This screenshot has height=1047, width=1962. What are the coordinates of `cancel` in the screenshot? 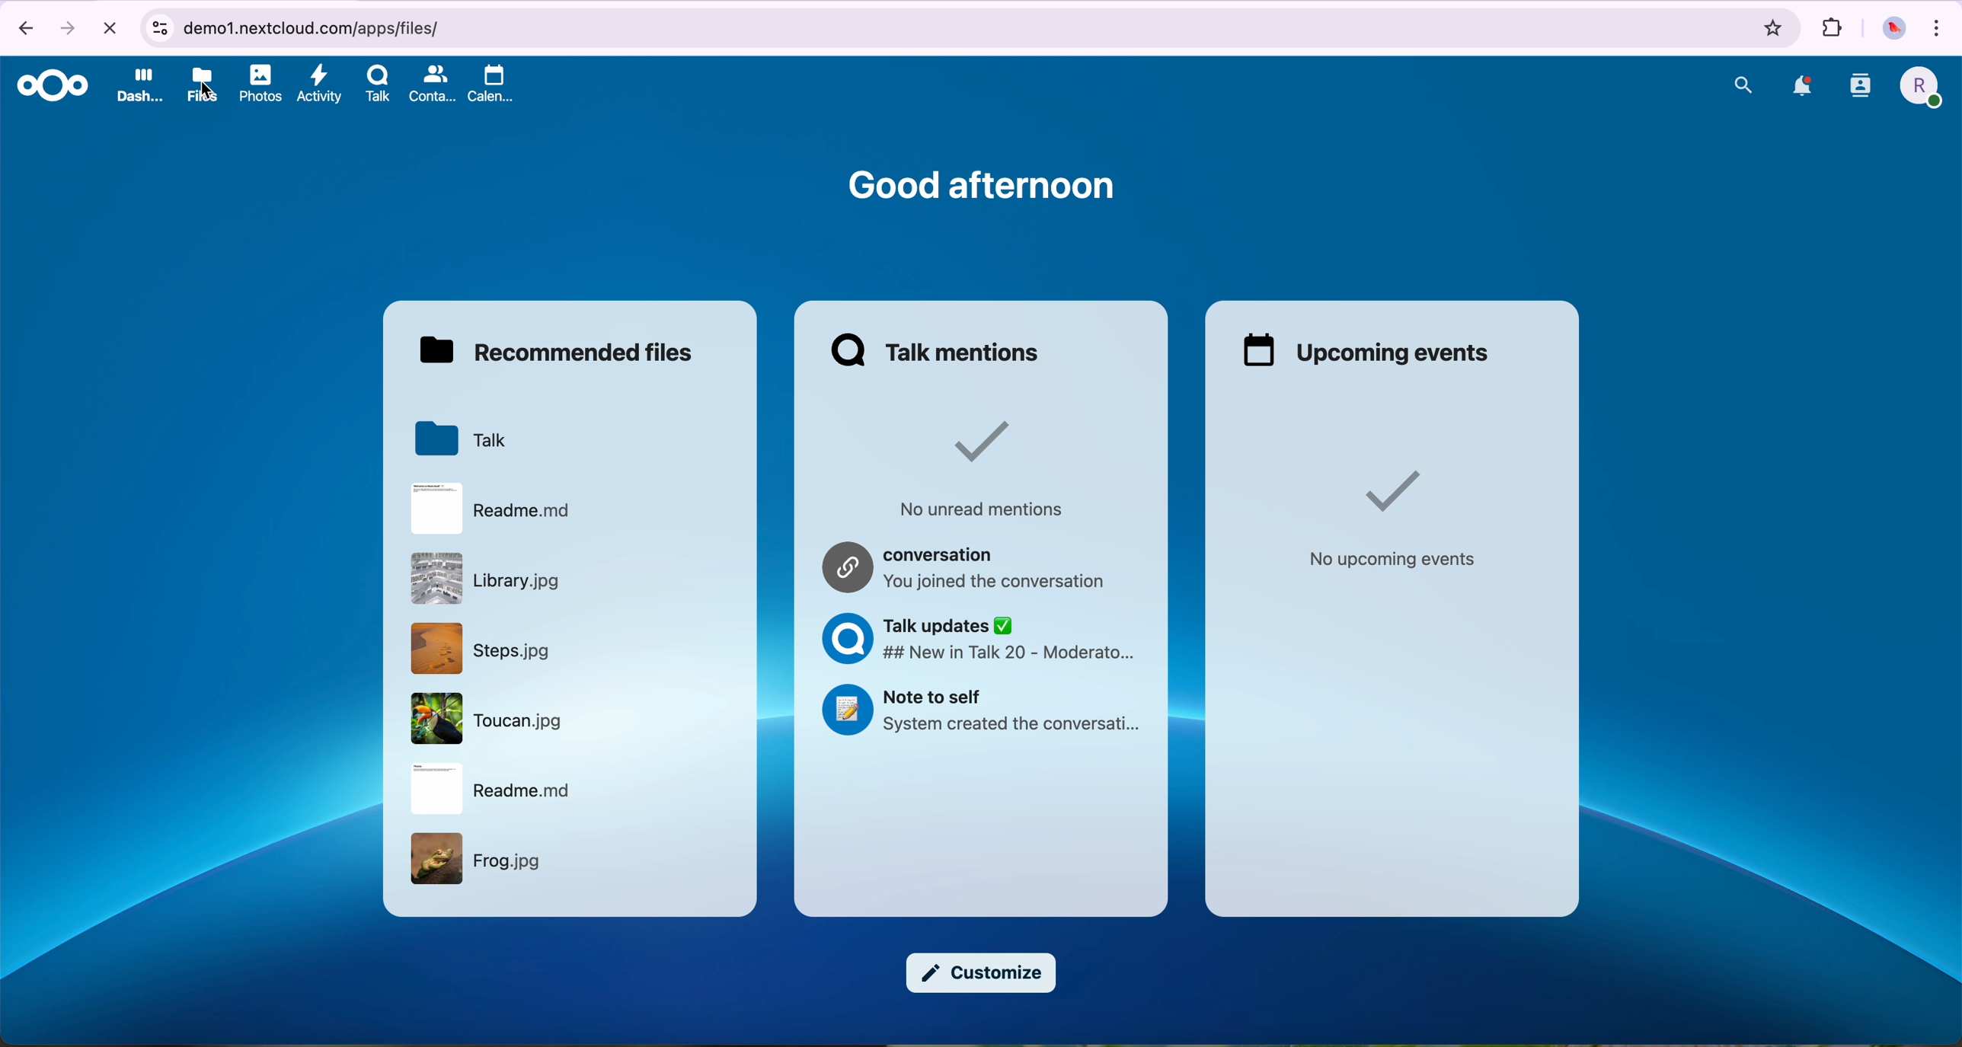 It's located at (109, 27).